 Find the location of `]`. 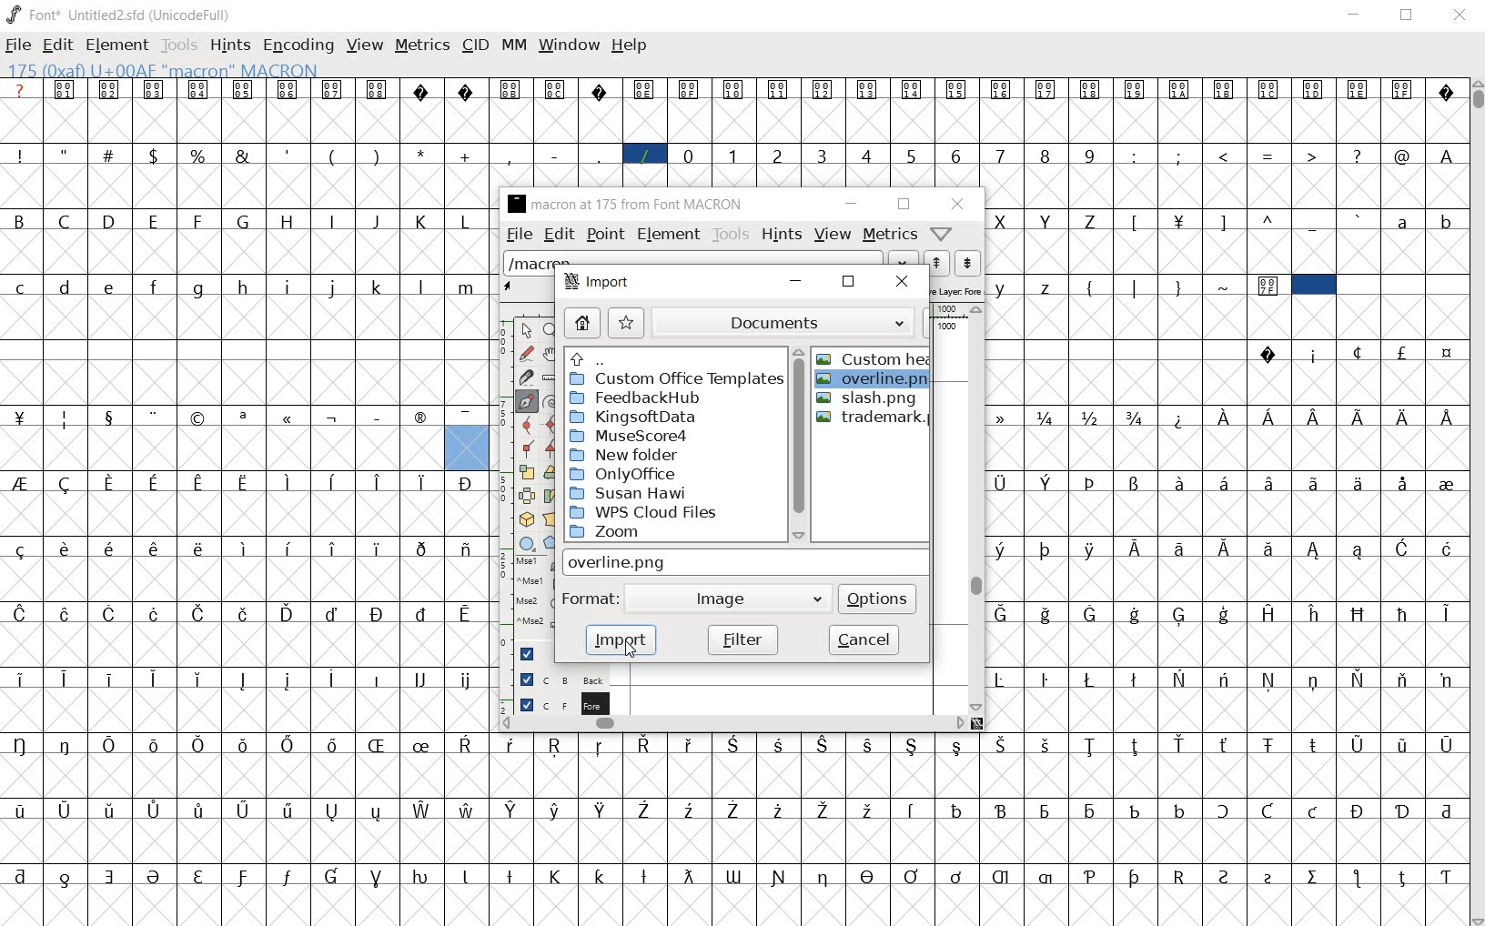

] is located at coordinates (1224, 220).